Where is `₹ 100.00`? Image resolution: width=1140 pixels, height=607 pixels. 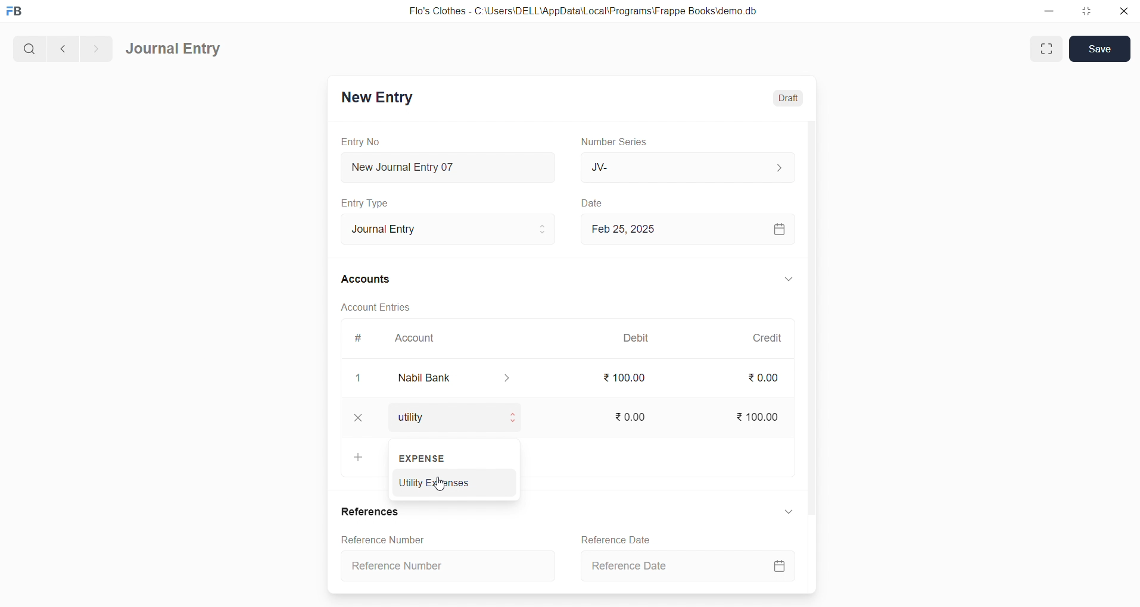
₹ 100.00 is located at coordinates (754, 415).